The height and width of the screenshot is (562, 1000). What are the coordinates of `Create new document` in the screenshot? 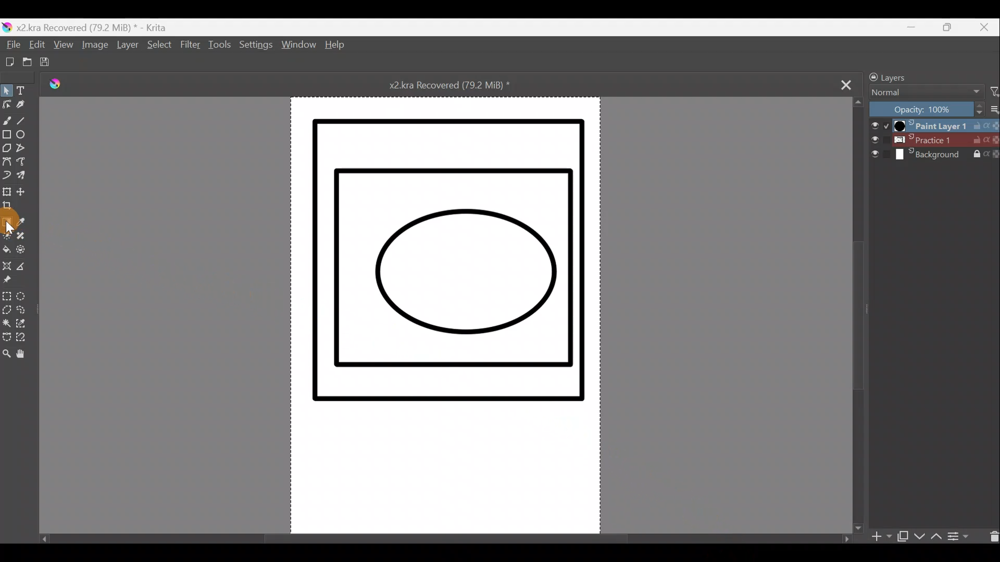 It's located at (7, 62).